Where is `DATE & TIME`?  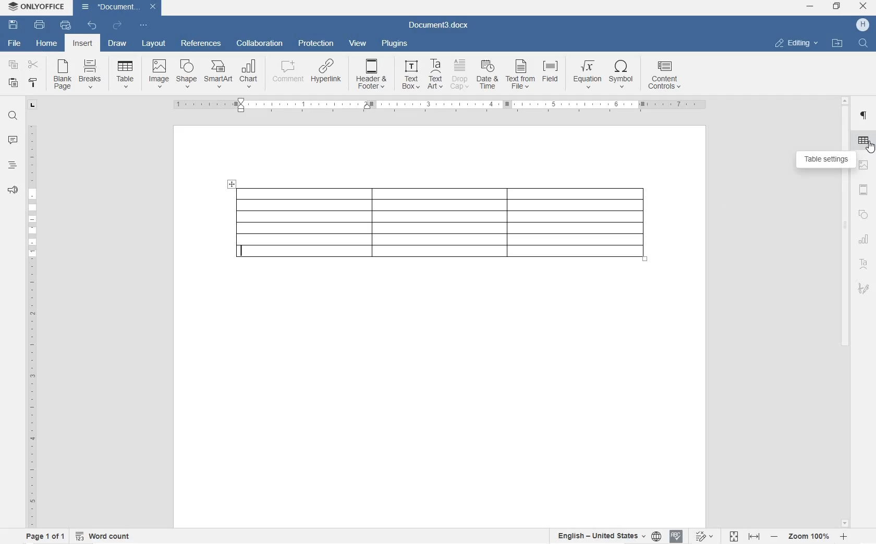 DATE & TIME is located at coordinates (488, 75).